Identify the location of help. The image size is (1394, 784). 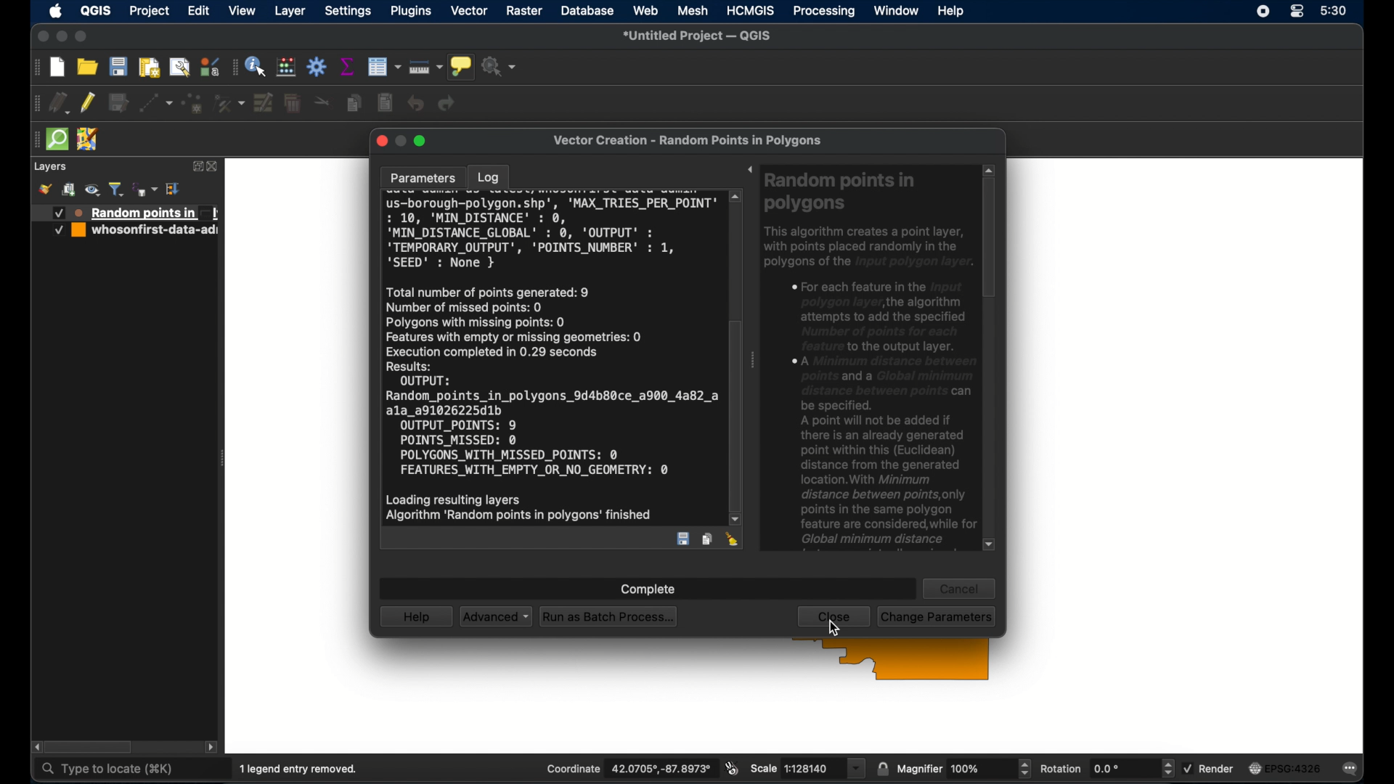
(951, 12).